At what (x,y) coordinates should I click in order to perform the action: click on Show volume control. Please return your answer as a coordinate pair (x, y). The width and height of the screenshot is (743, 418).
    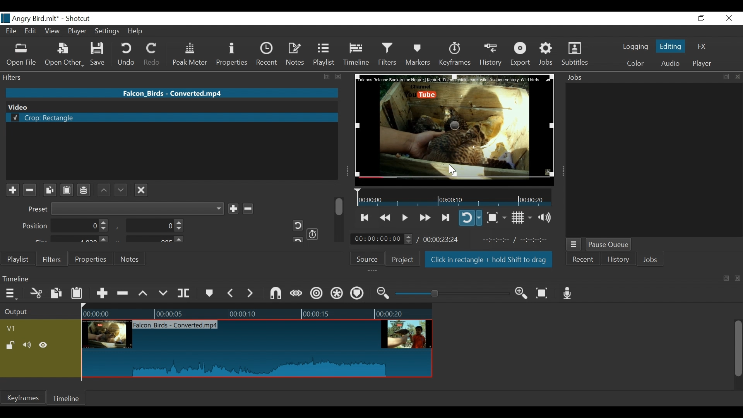
    Looking at the image, I should click on (548, 218).